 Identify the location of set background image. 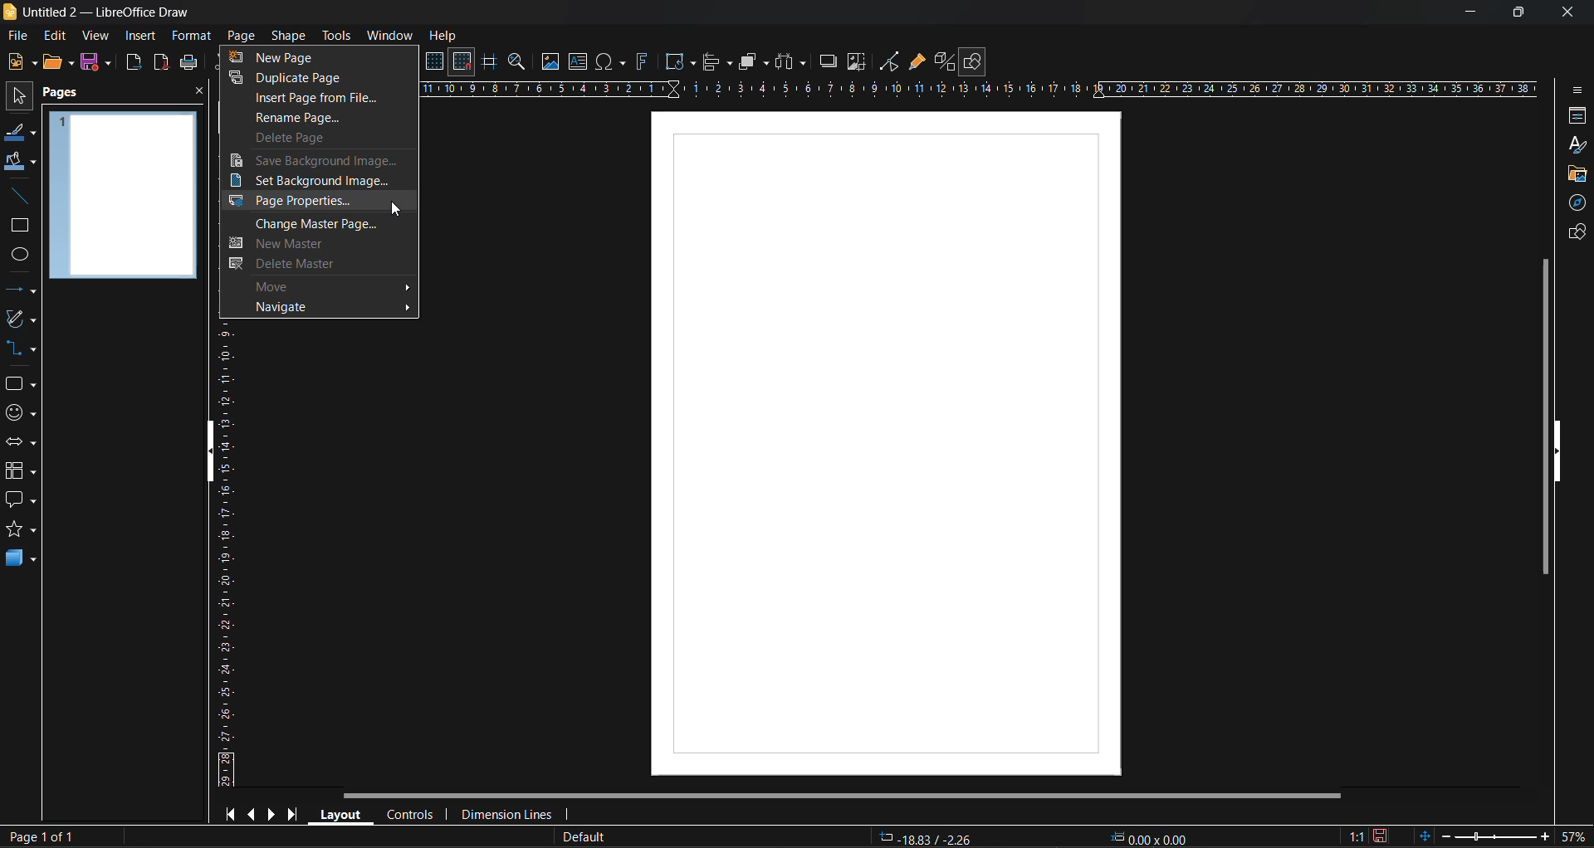
(320, 180).